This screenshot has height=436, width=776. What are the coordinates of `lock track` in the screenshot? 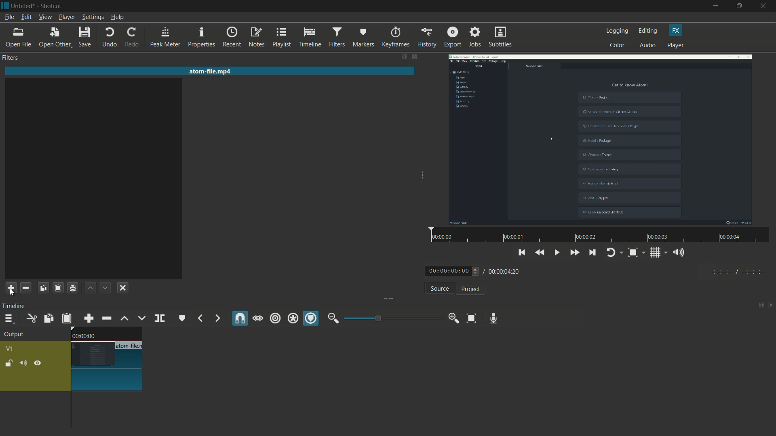 It's located at (10, 363).